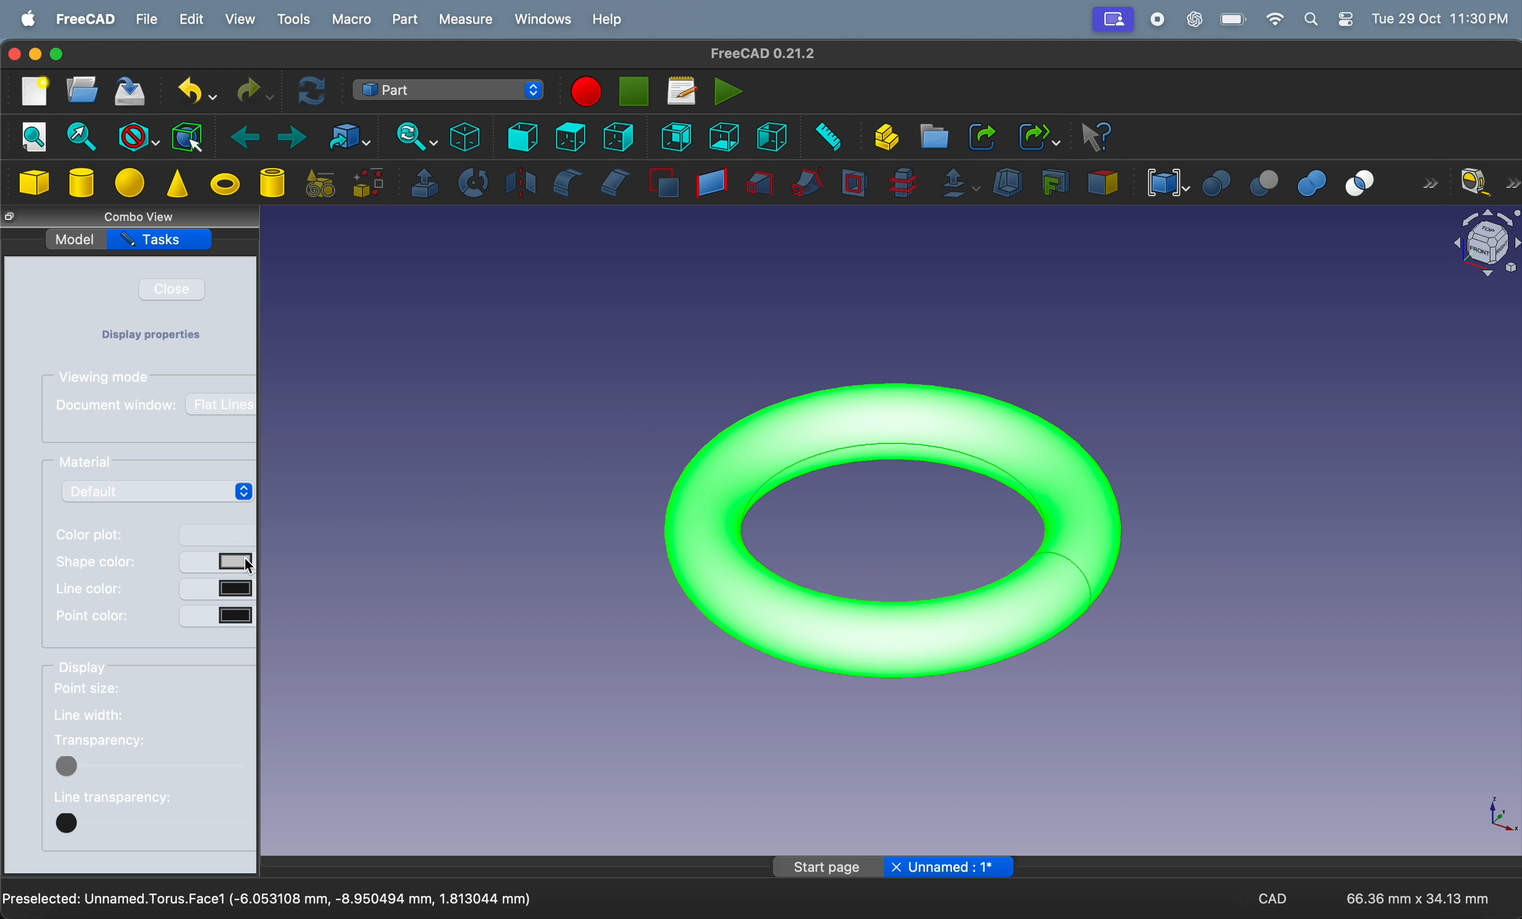  I want to click on button, so click(218, 617).